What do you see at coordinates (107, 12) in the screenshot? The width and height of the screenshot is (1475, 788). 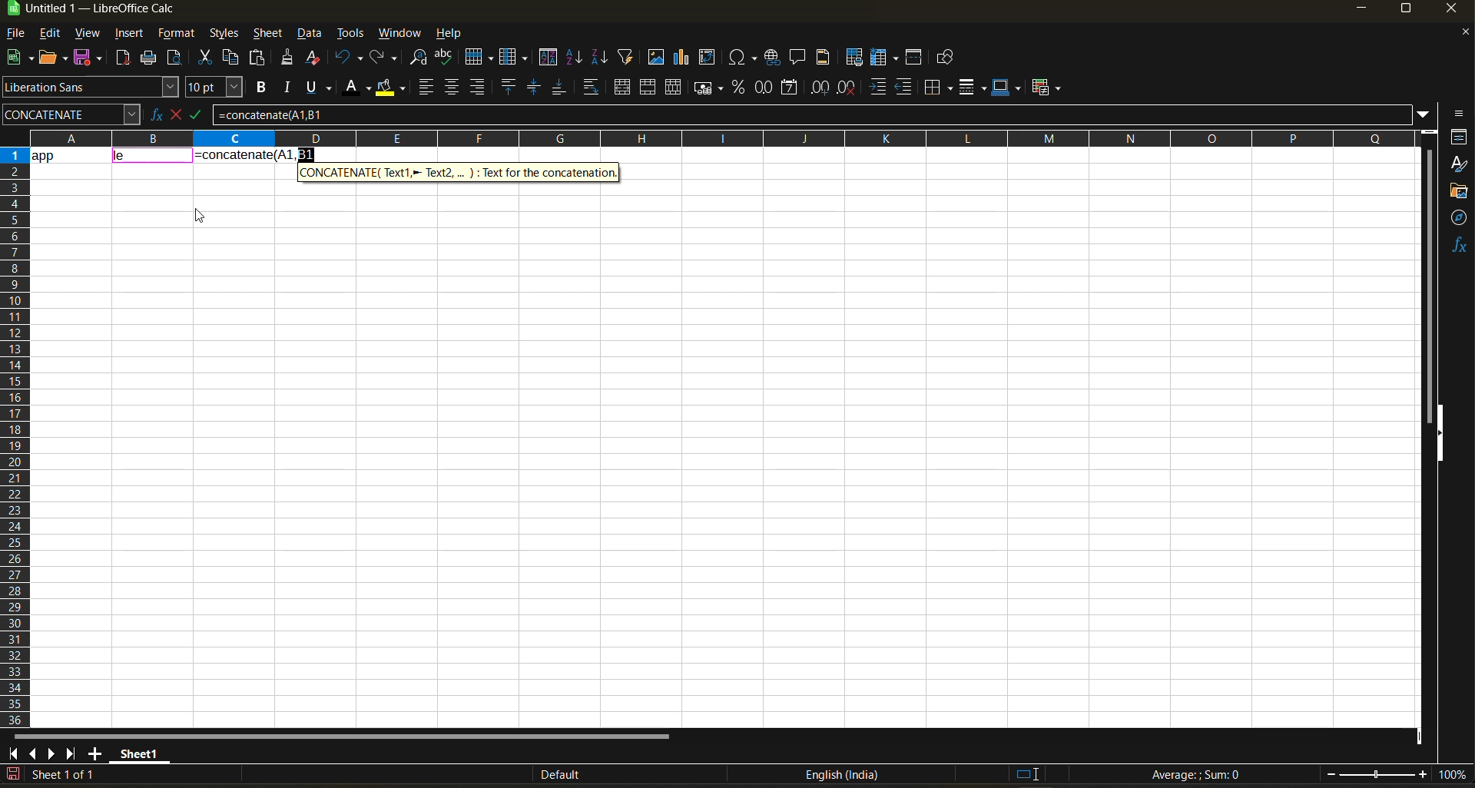 I see `app name and file name` at bounding box center [107, 12].